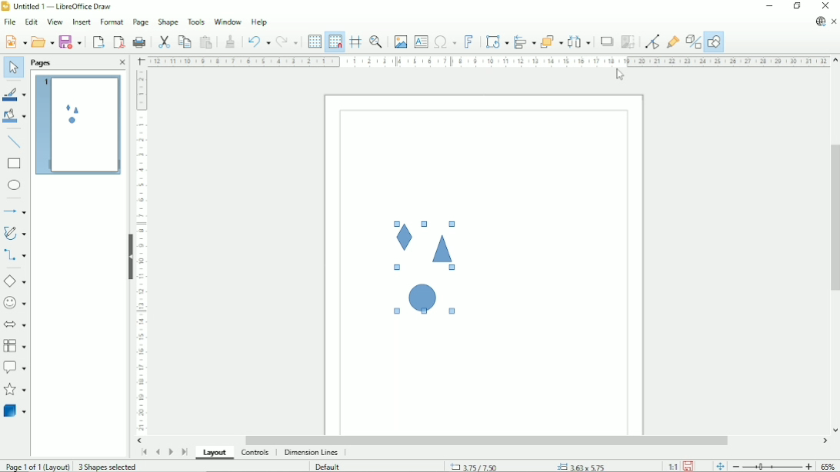  What do you see at coordinates (797, 6) in the screenshot?
I see `Restore down` at bounding box center [797, 6].